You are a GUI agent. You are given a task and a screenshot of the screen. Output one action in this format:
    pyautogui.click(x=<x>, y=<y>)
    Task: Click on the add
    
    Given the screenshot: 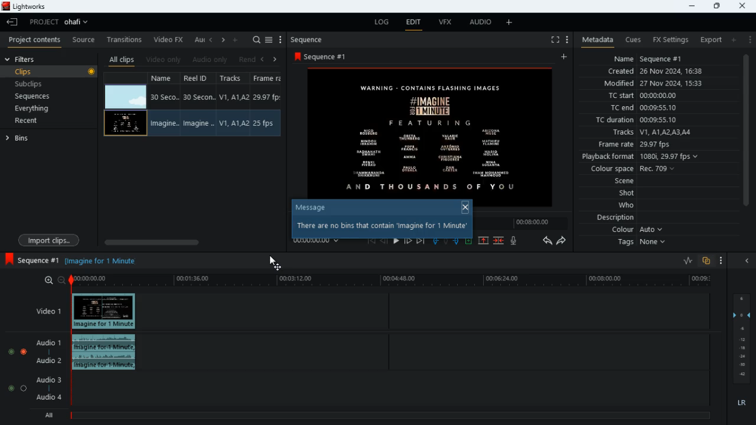 What is the action you would take?
    pyautogui.click(x=737, y=40)
    